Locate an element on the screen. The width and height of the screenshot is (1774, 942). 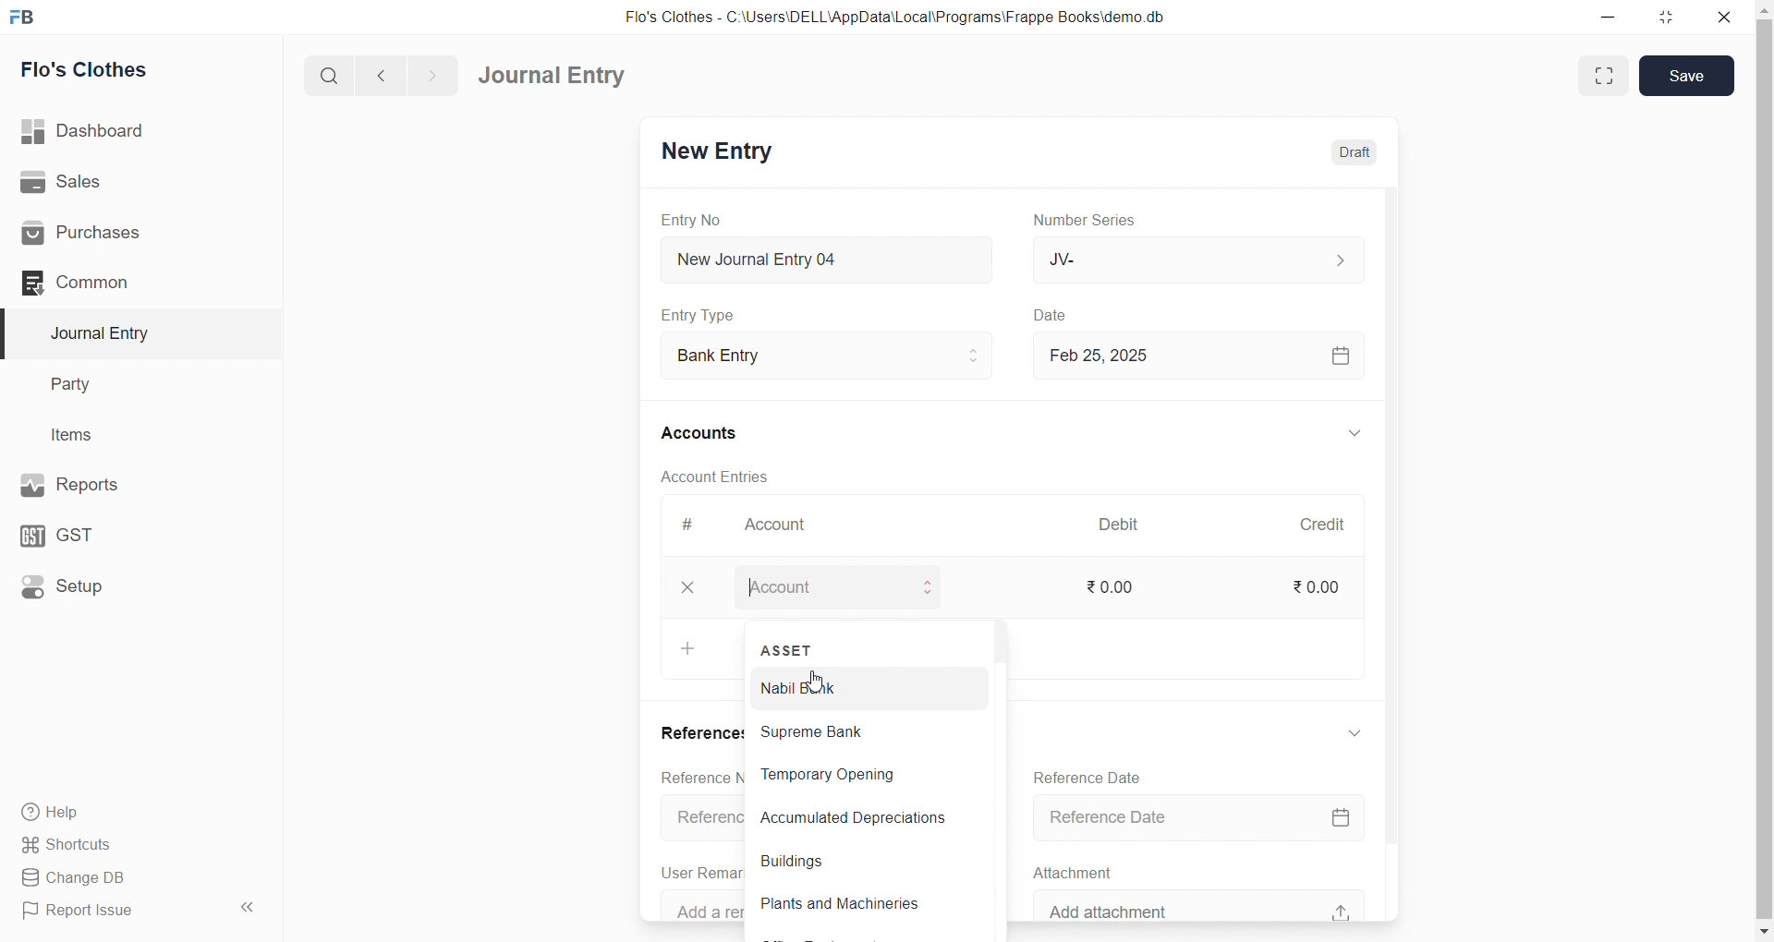
Report Issue is located at coordinates (115, 911).